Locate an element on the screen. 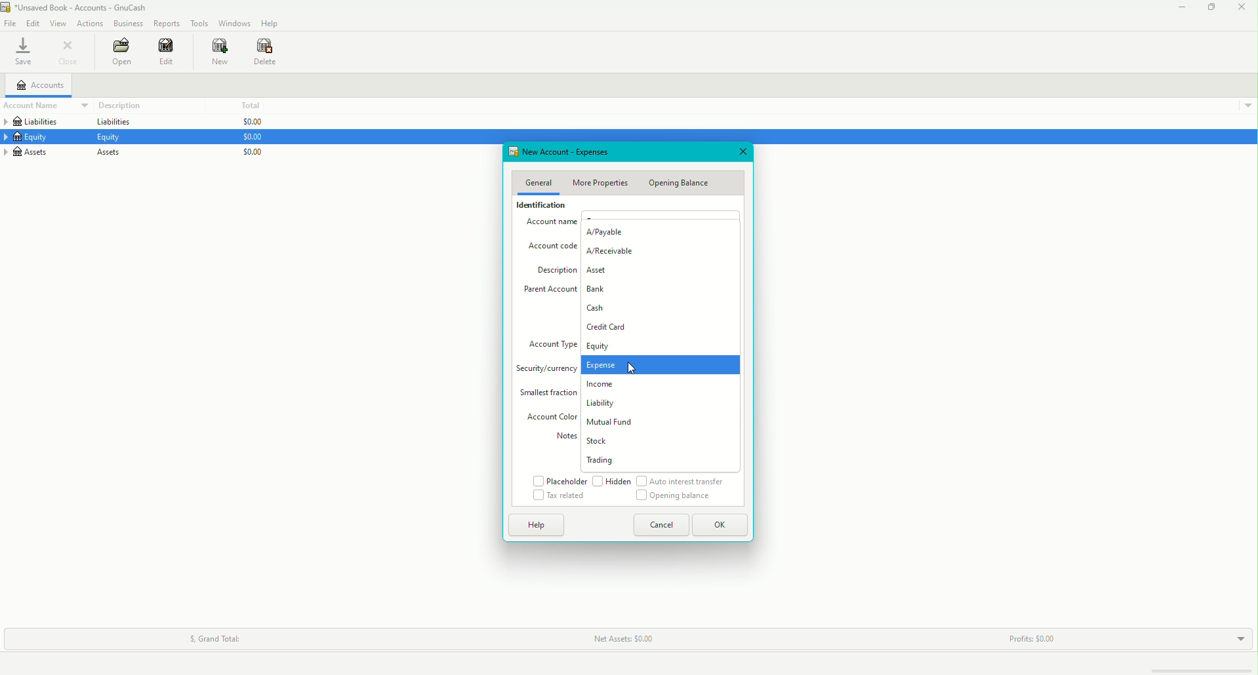 This screenshot has height=675, width=1258. Tax related is located at coordinates (559, 496).